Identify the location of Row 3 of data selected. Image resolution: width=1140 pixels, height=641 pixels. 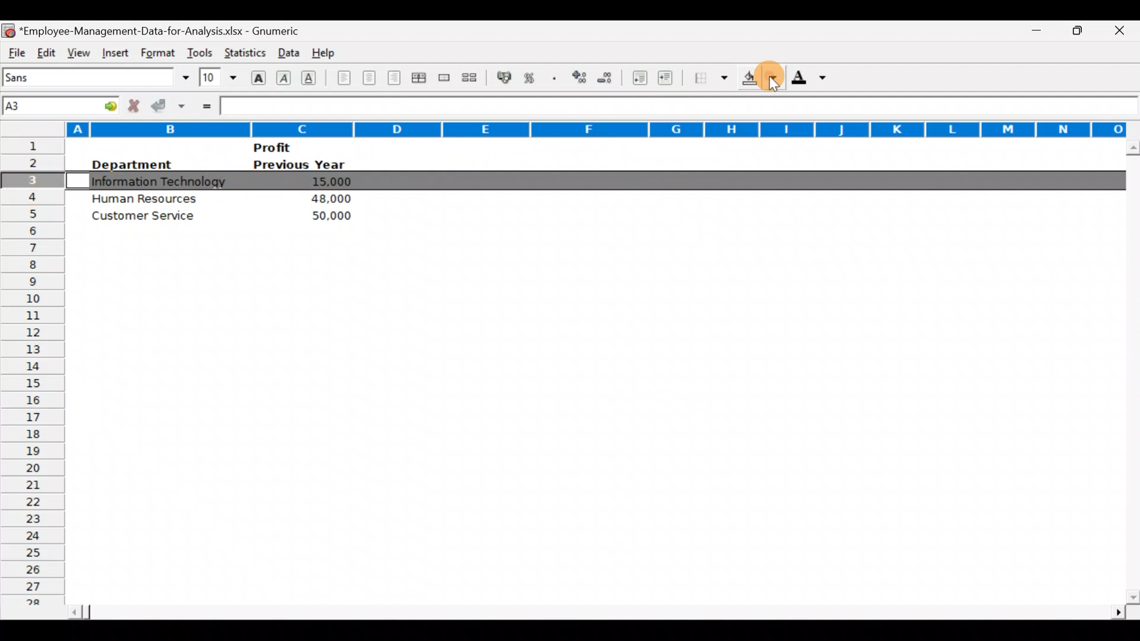
(587, 181).